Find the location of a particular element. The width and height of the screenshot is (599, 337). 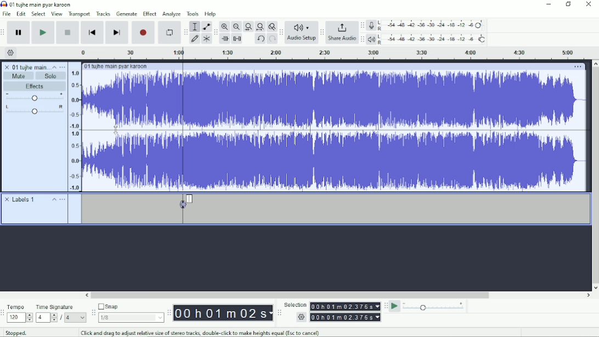

Click and drag to adjust relative size of stereo tracks, double-click to make heights equal. is located at coordinates (200, 333).